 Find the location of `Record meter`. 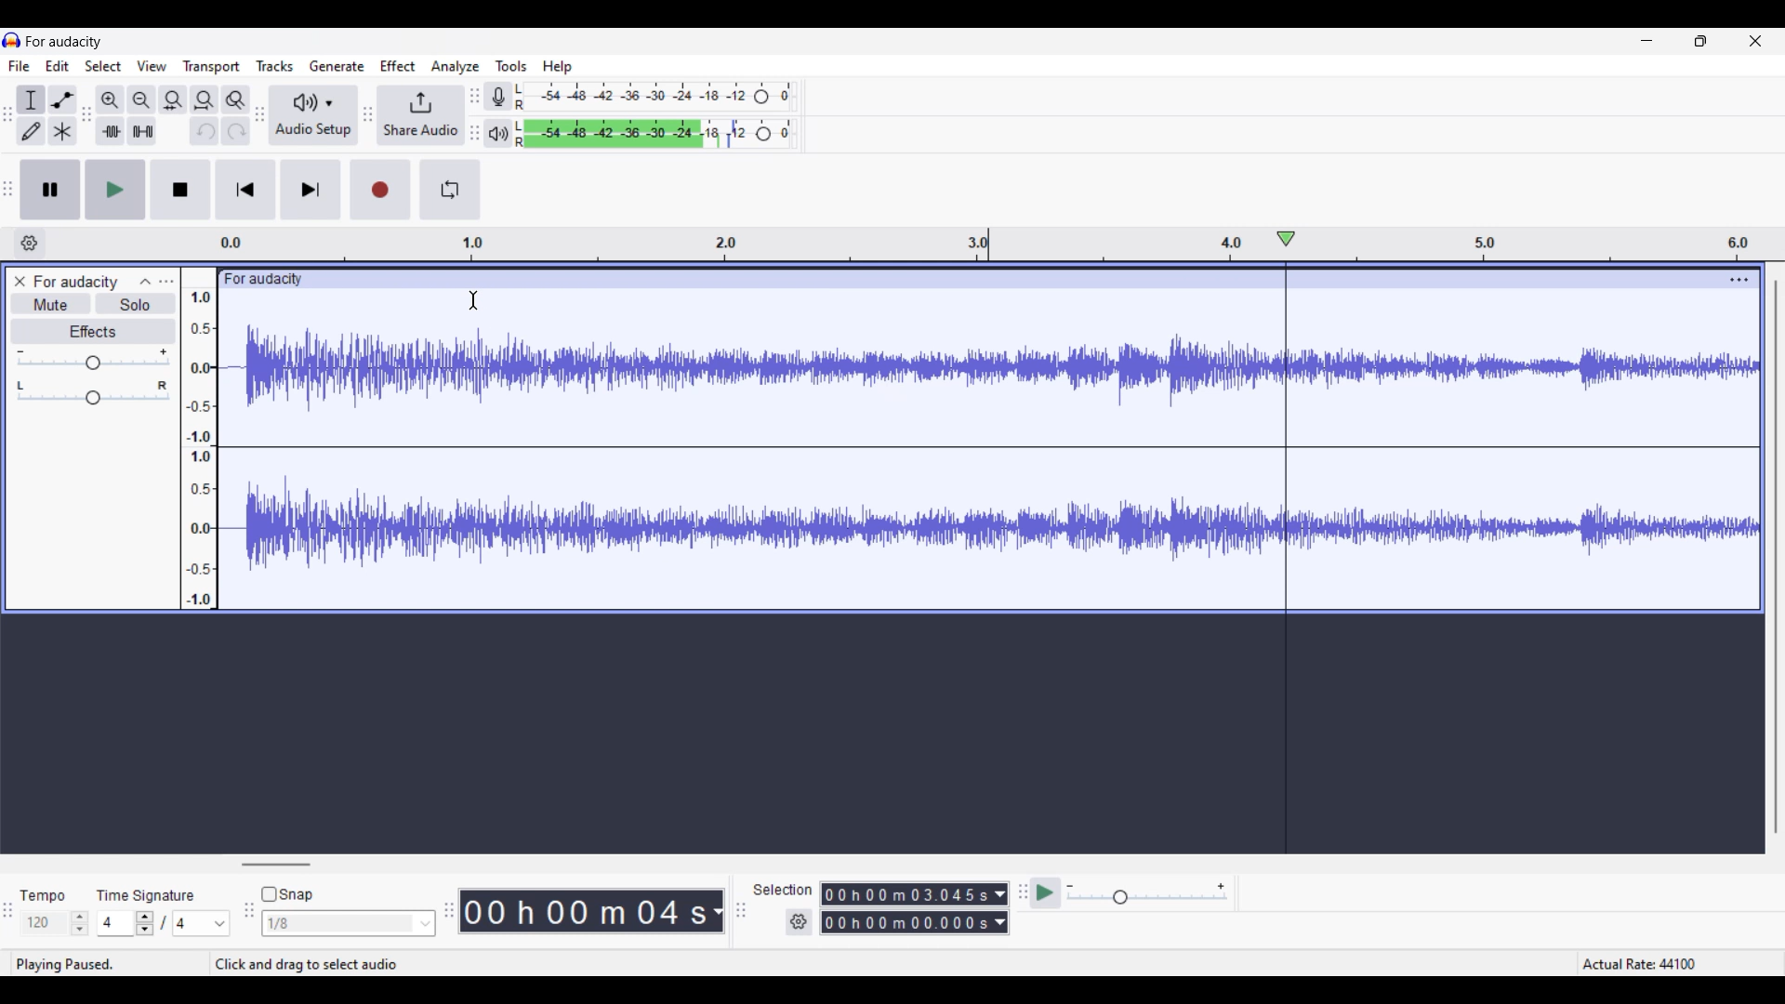

Record meter is located at coordinates (495, 96).